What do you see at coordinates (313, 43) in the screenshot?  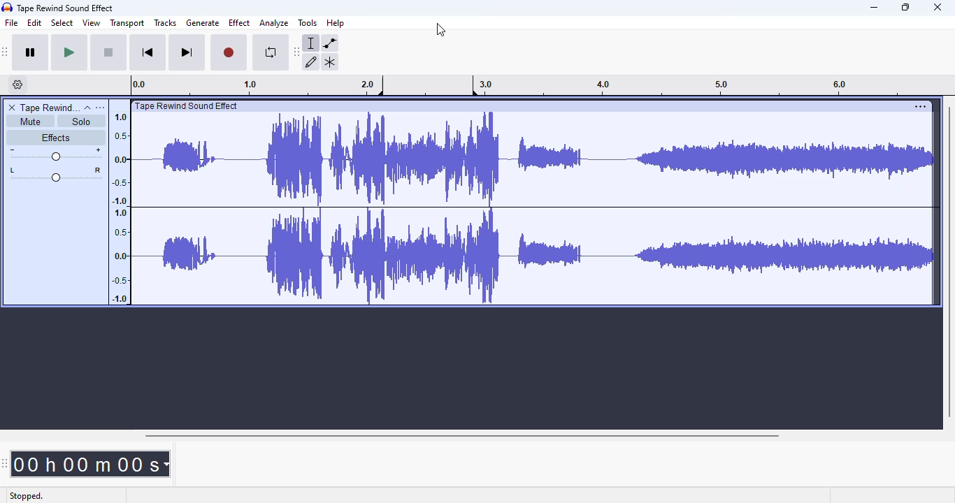 I see `selection tool` at bounding box center [313, 43].